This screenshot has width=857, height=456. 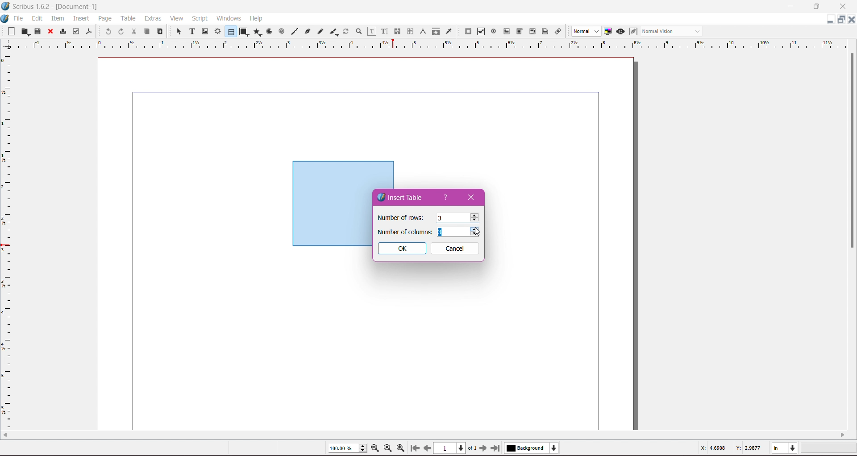 What do you see at coordinates (472, 447) in the screenshot?
I see `of 1` at bounding box center [472, 447].